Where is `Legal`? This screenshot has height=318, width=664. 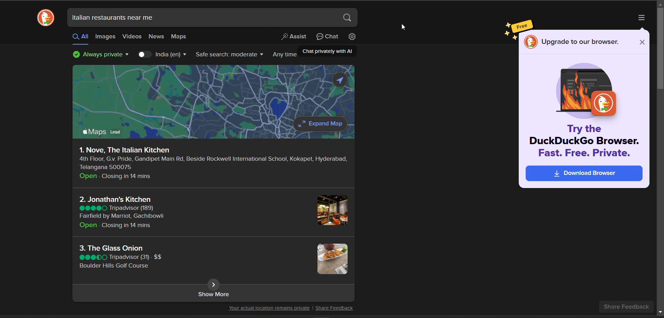 Legal is located at coordinates (115, 132).